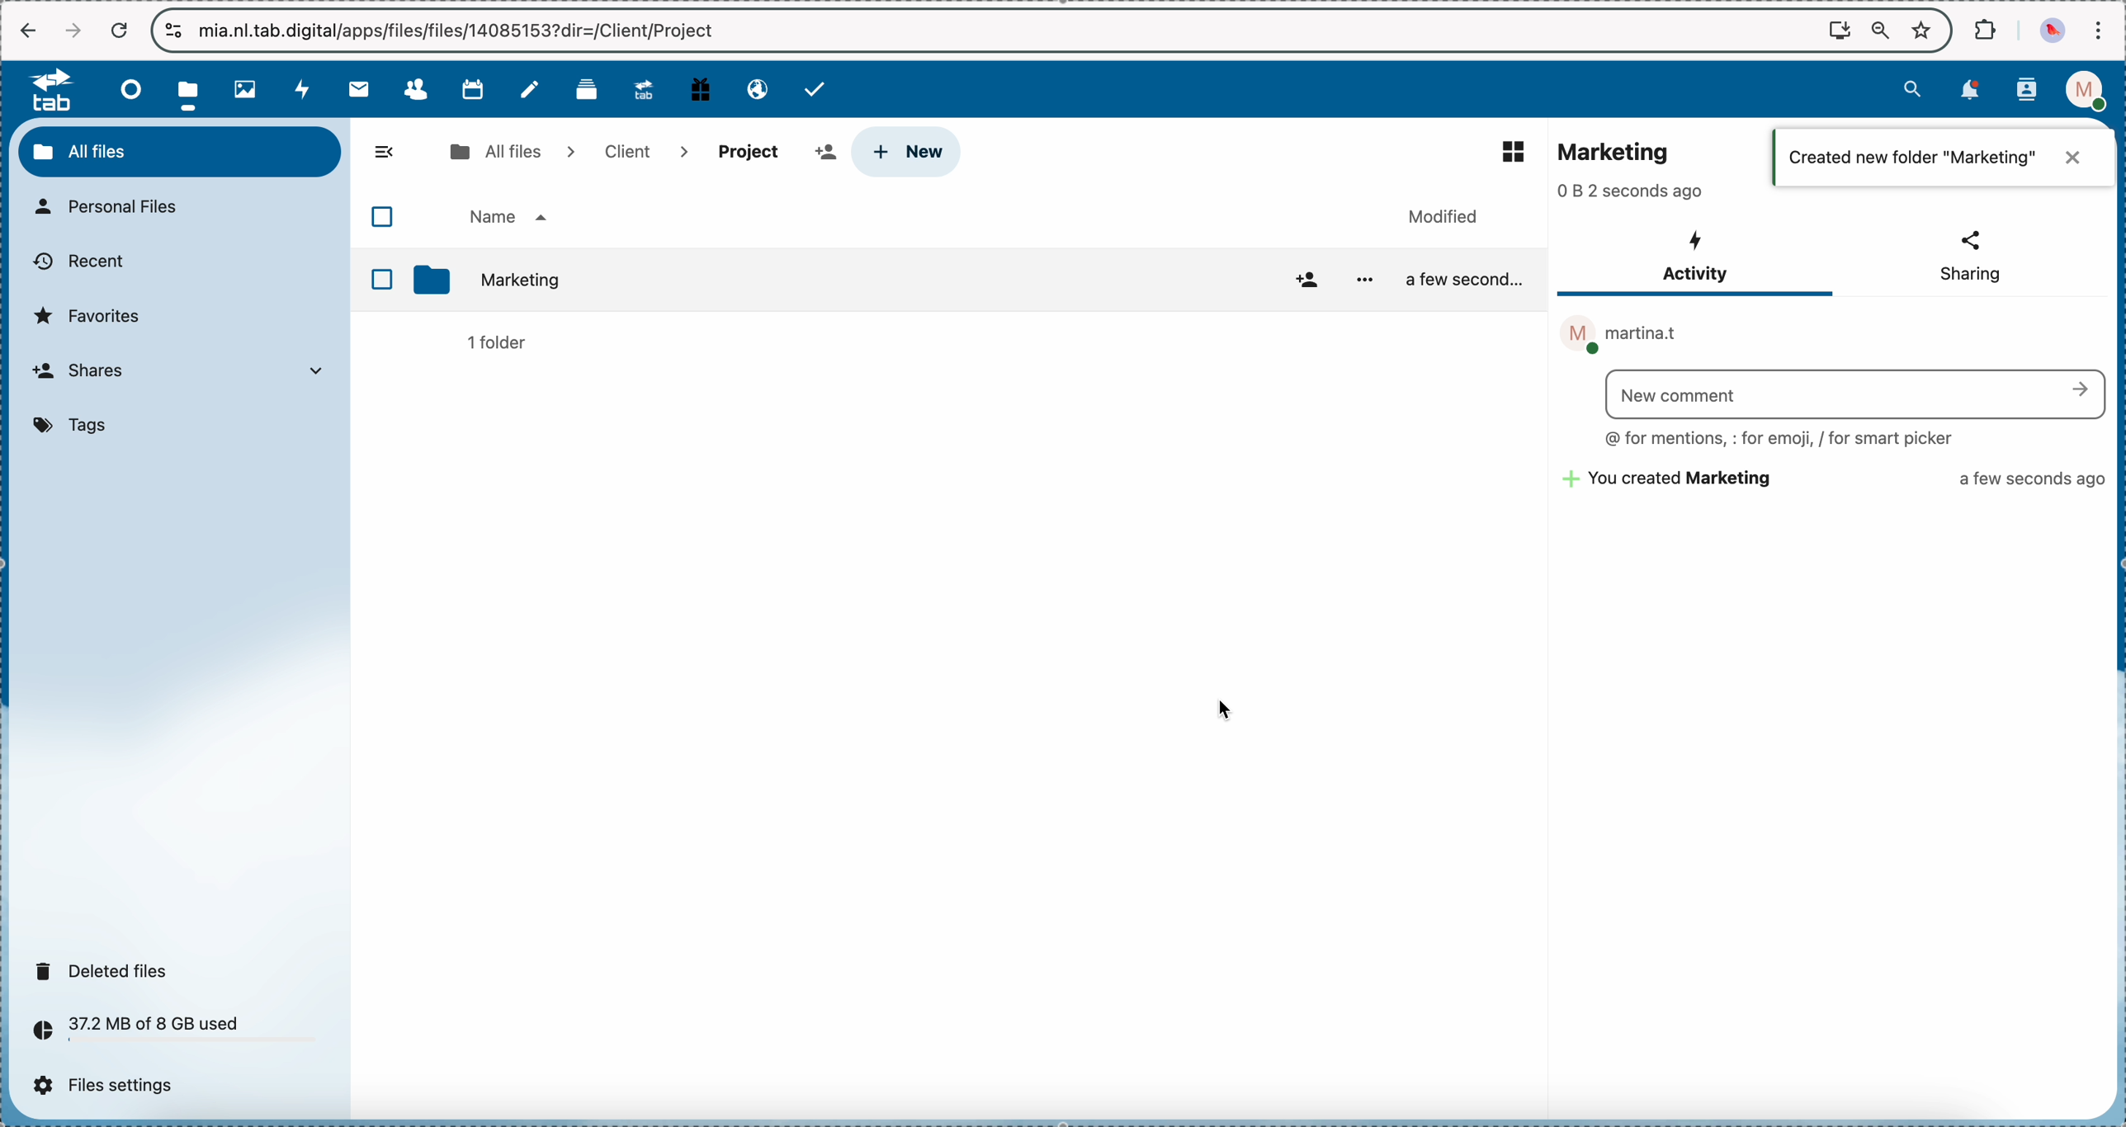 This screenshot has width=2126, height=1127. I want to click on profile, so click(2091, 91).